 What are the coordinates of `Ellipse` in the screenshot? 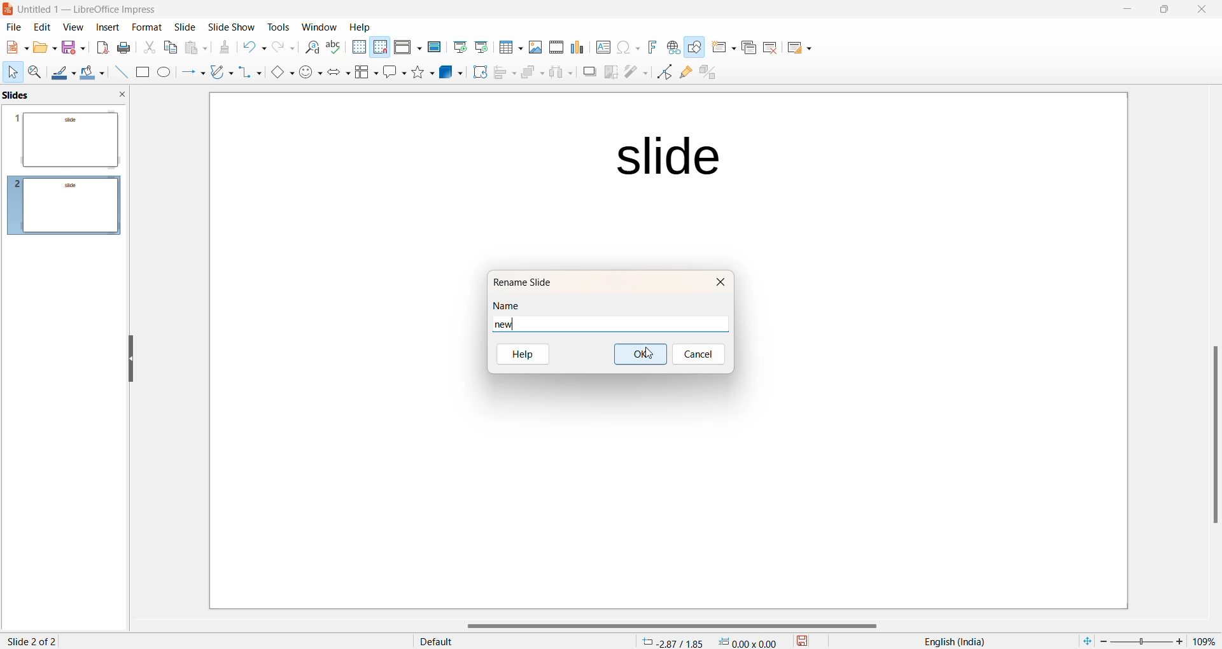 It's located at (163, 73).